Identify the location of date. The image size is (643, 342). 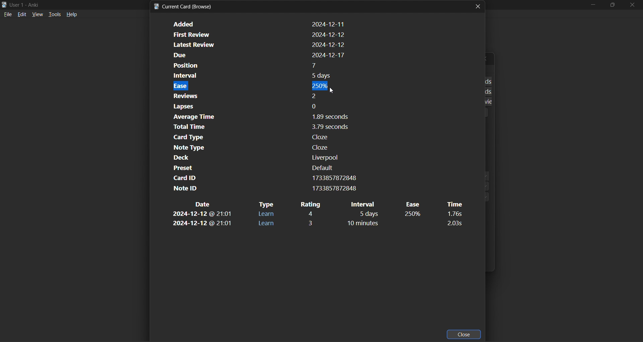
(204, 204).